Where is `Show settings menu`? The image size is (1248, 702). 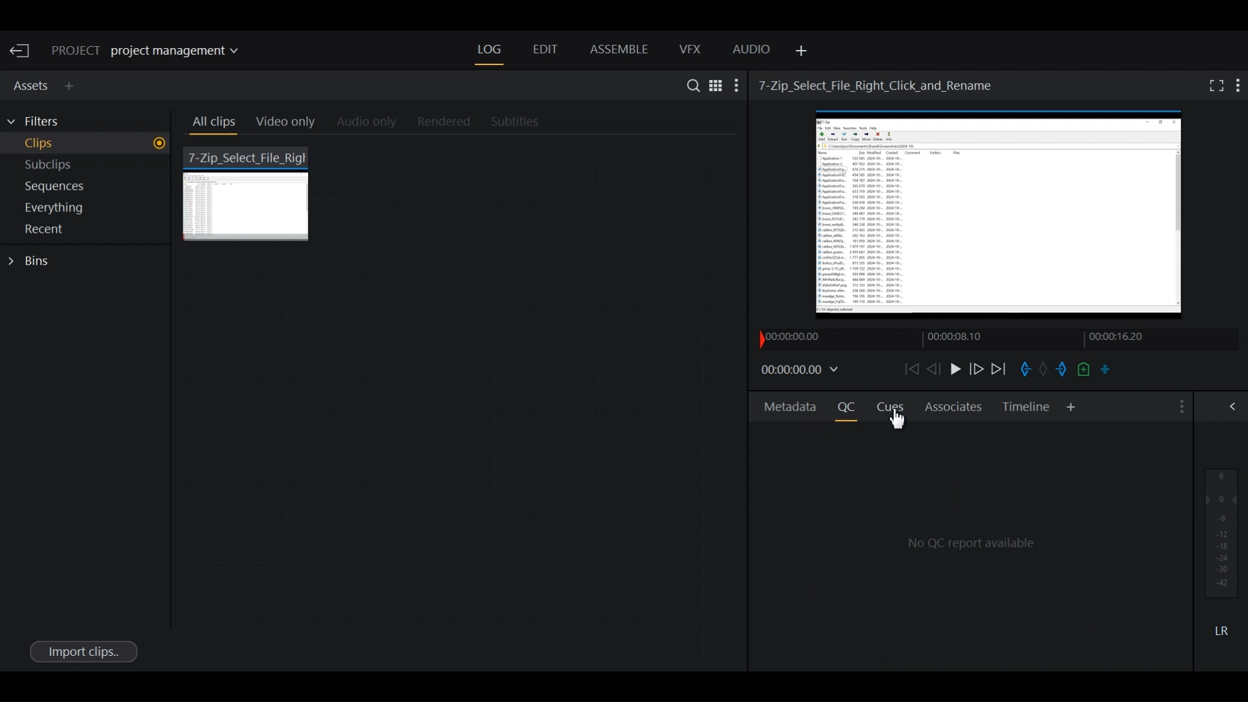
Show settings menu is located at coordinates (738, 85).